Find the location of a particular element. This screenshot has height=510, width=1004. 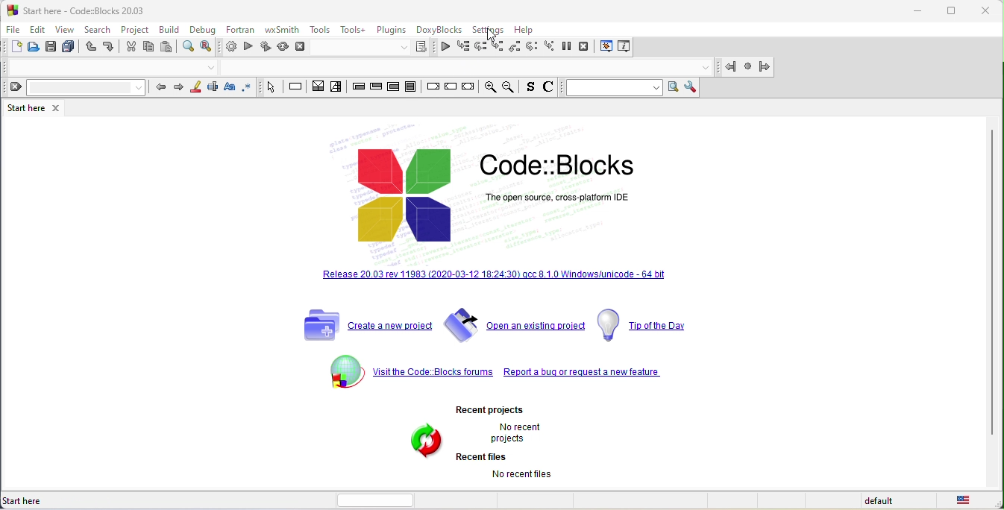

project is located at coordinates (134, 29).